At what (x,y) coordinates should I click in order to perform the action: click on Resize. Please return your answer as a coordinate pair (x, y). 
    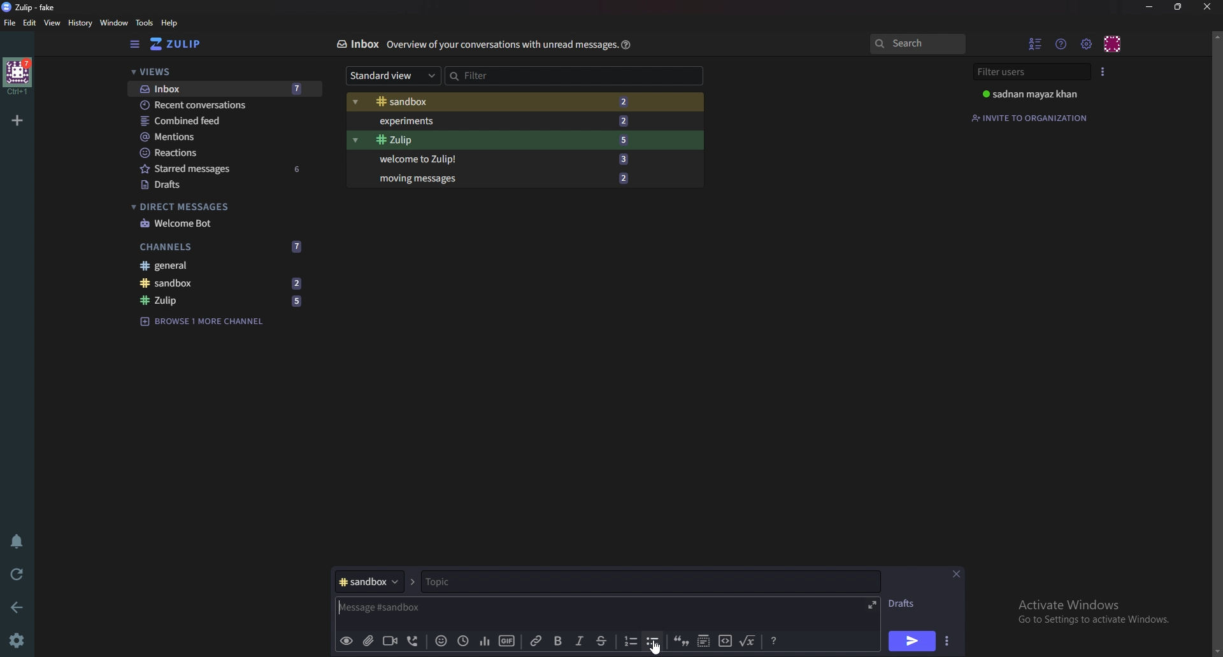
    Looking at the image, I should click on (1180, 6).